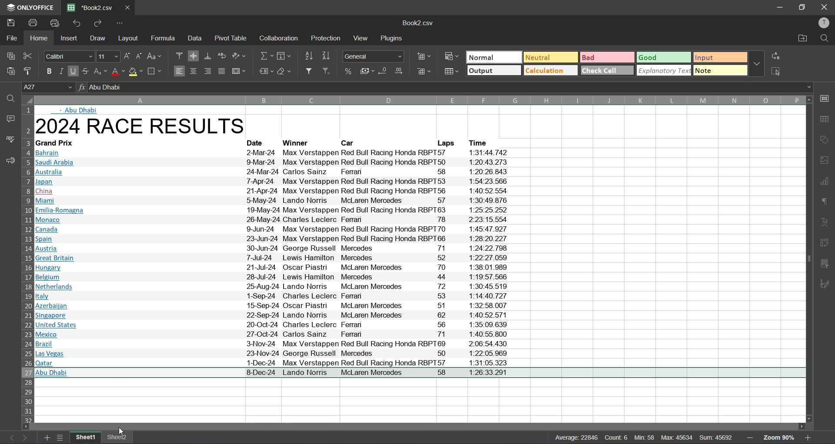 The width and height of the screenshot is (835, 444). What do you see at coordinates (277, 258) in the screenshot?
I see `text info` at bounding box center [277, 258].